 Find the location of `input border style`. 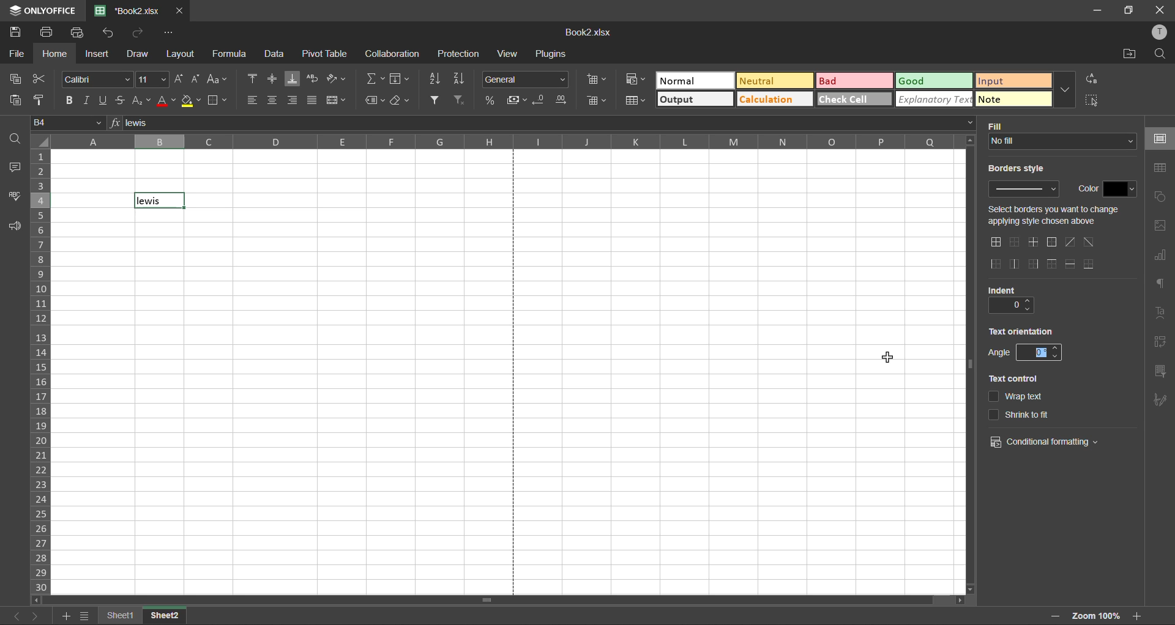

input border style is located at coordinates (1023, 190).